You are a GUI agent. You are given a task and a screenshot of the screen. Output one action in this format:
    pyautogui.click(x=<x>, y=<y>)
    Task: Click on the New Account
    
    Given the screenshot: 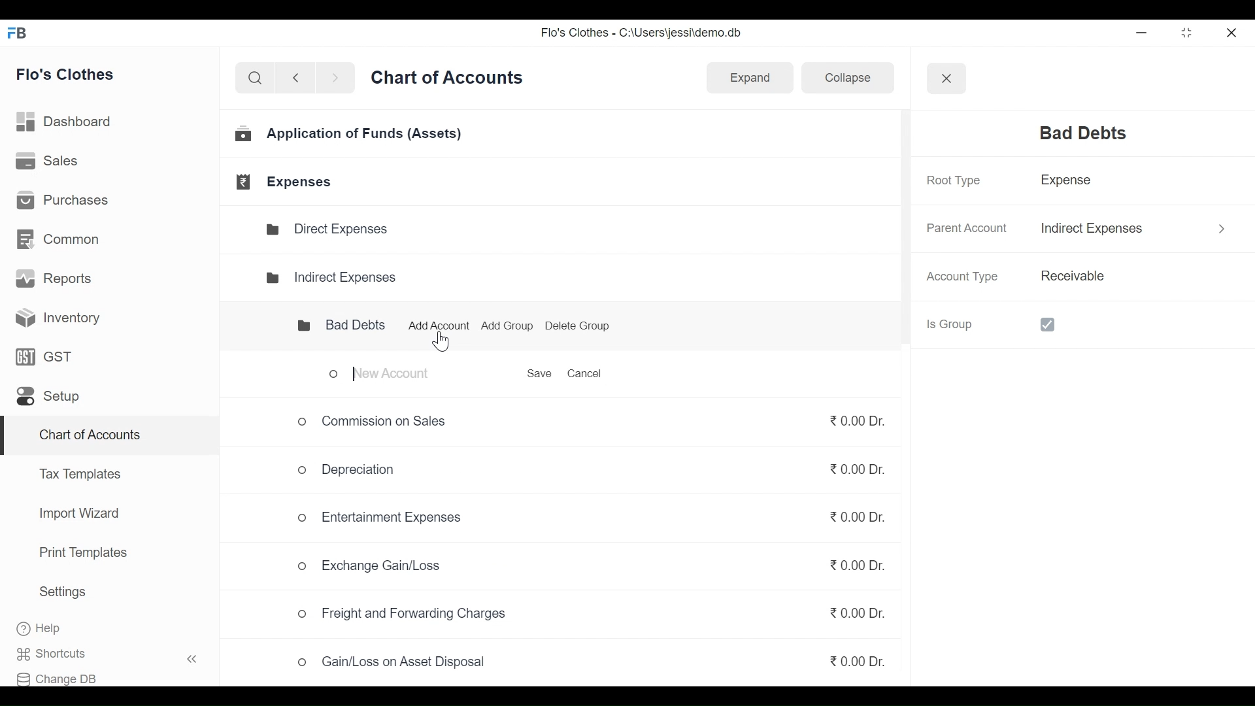 What is the action you would take?
    pyautogui.click(x=384, y=376)
    